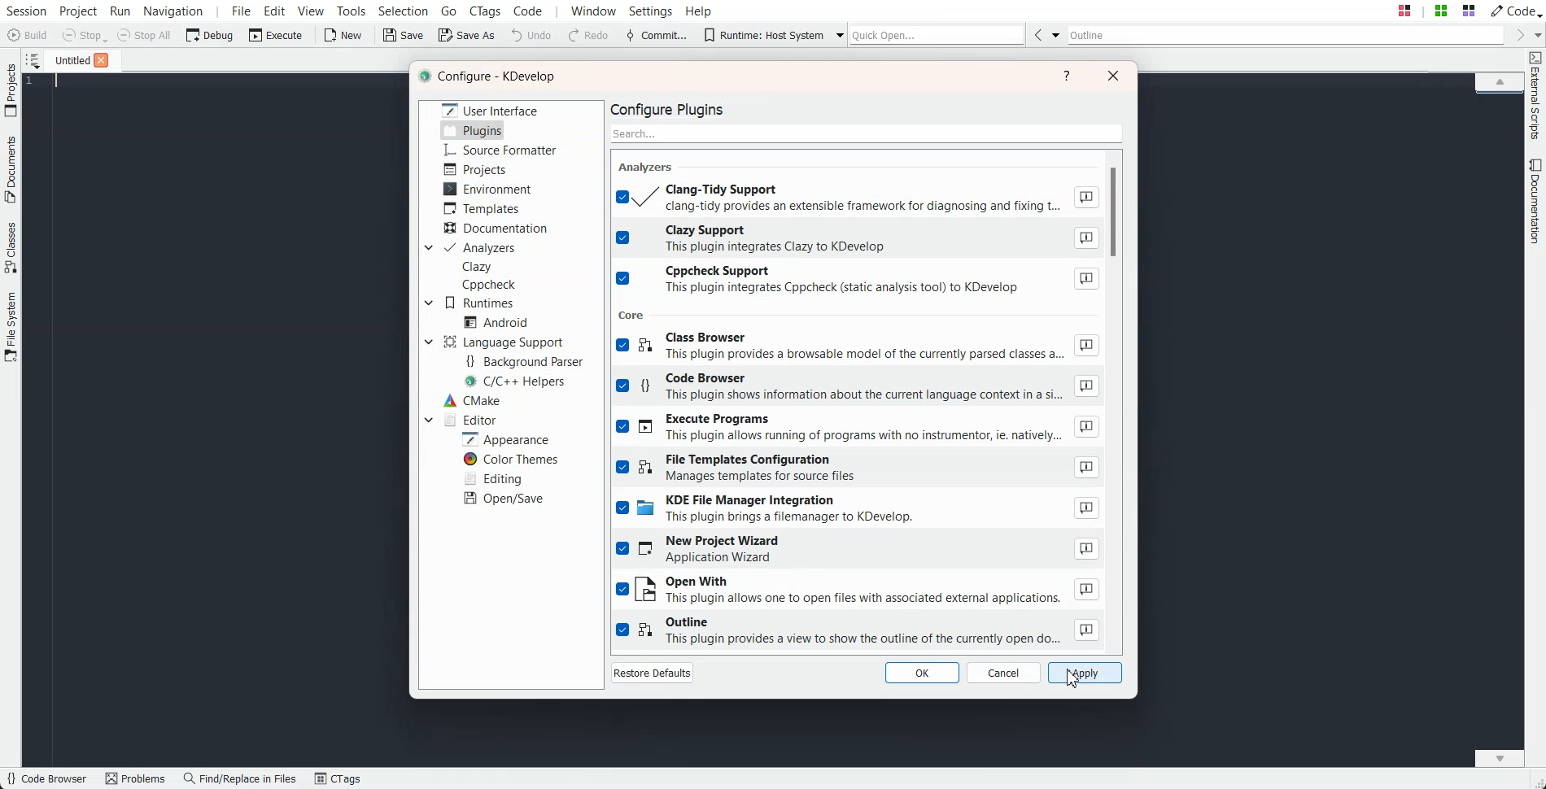  Describe the element at coordinates (504, 438) in the screenshot. I see `Appearance` at that location.